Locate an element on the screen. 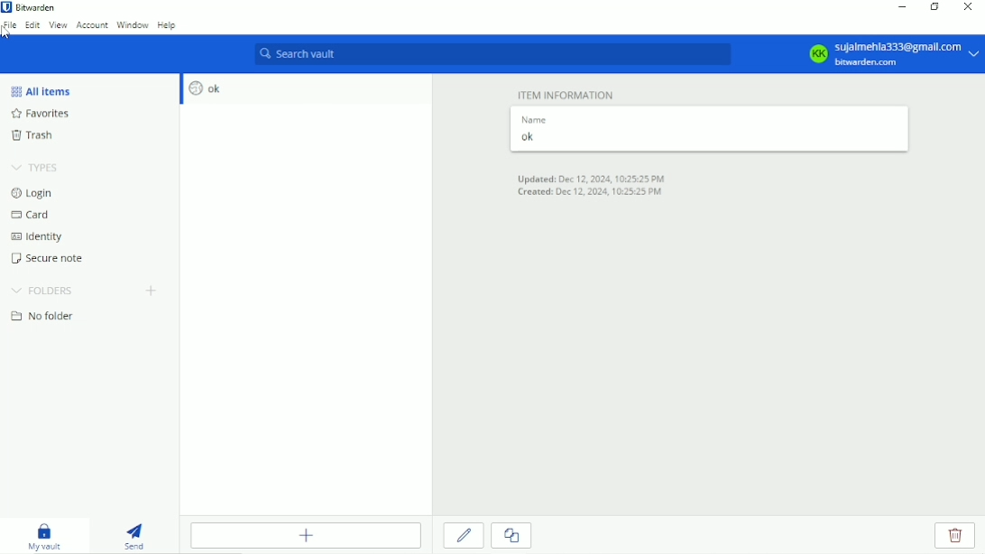  Secure note is located at coordinates (56, 261).